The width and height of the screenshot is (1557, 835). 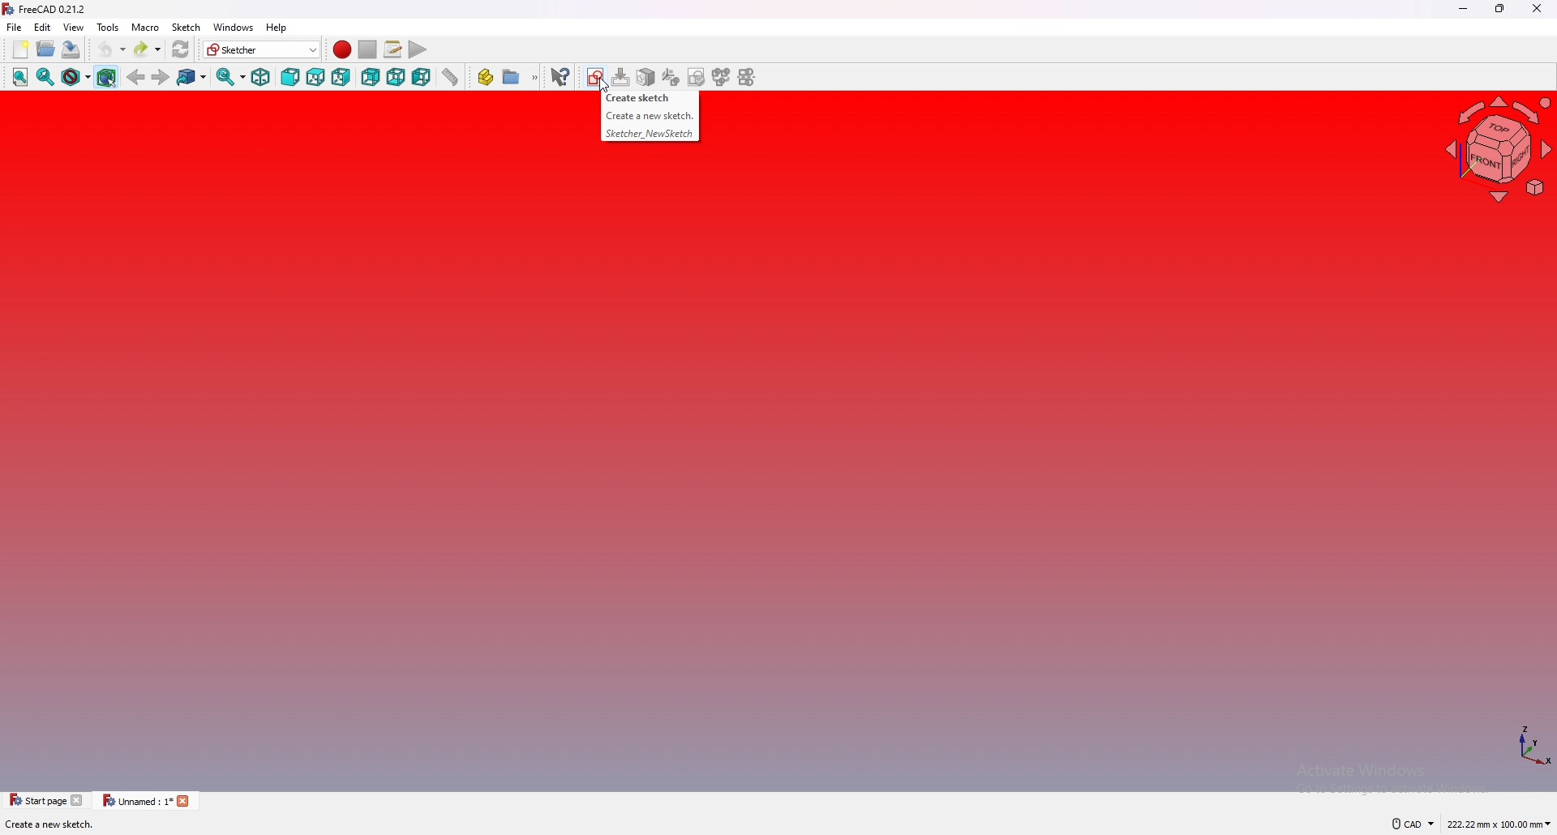 What do you see at coordinates (136, 76) in the screenshot?
I see `back` at bounding box center [136, 76].